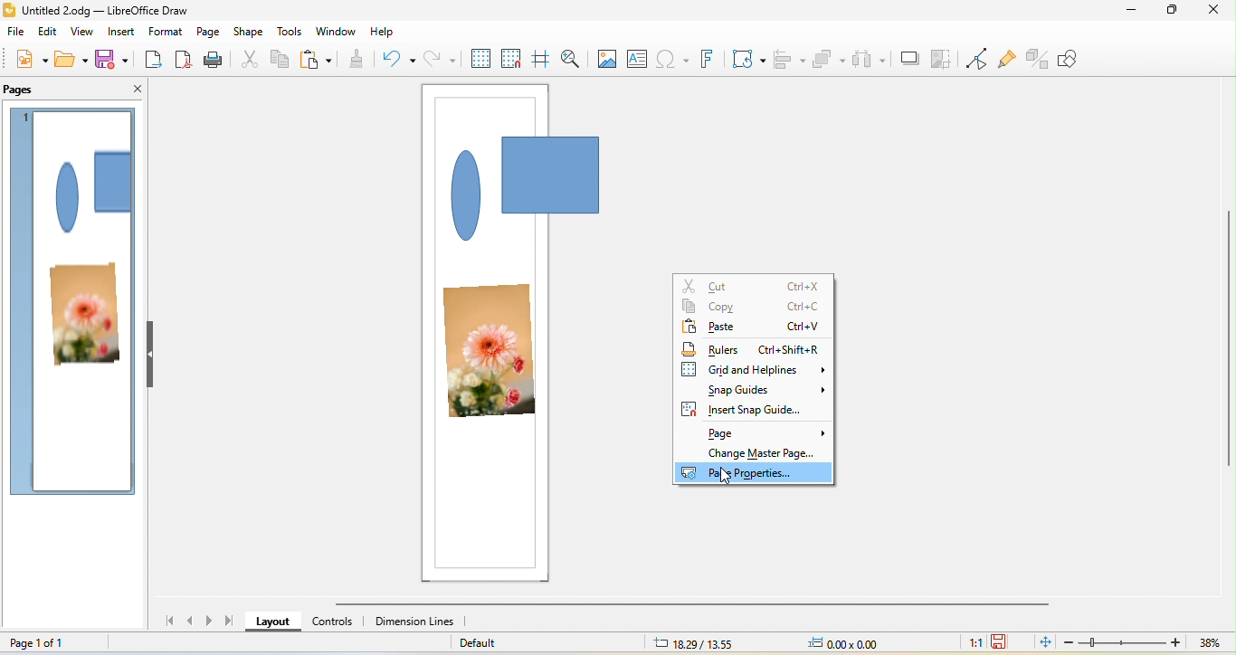 The height and width of the screenshot is (655, 1236). What do you see at coordinates (1171, 14) in the screenshot?
I see `maximize` at bounding box center [1171, 14].